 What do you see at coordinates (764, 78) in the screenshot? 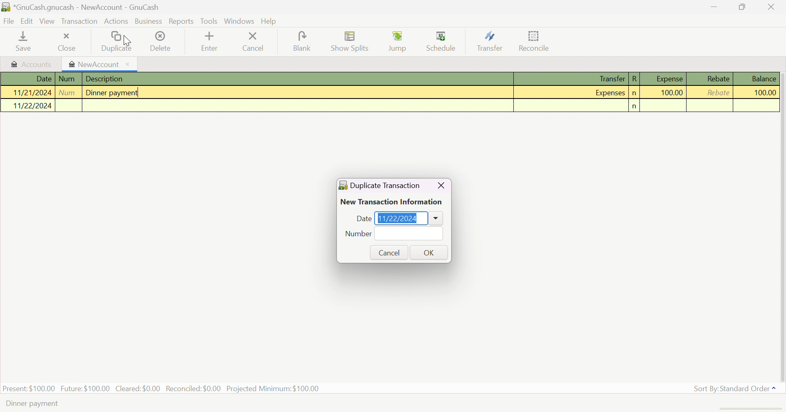
I see `Balance` at bounding box center [764, 78].